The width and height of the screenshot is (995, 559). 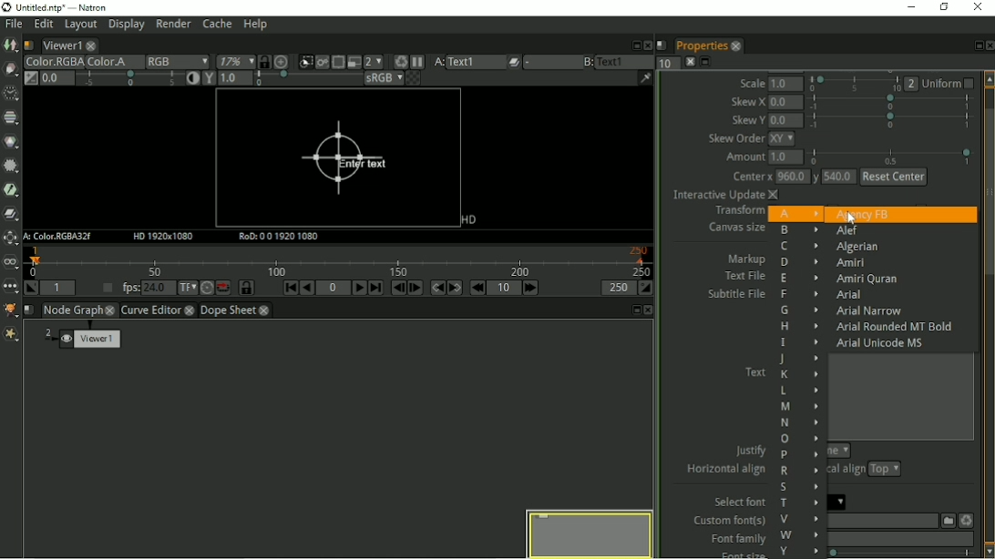 What do you see at coordinates (798, 391) in the screenshot?
I see `L` at bounding box center [798, 391].